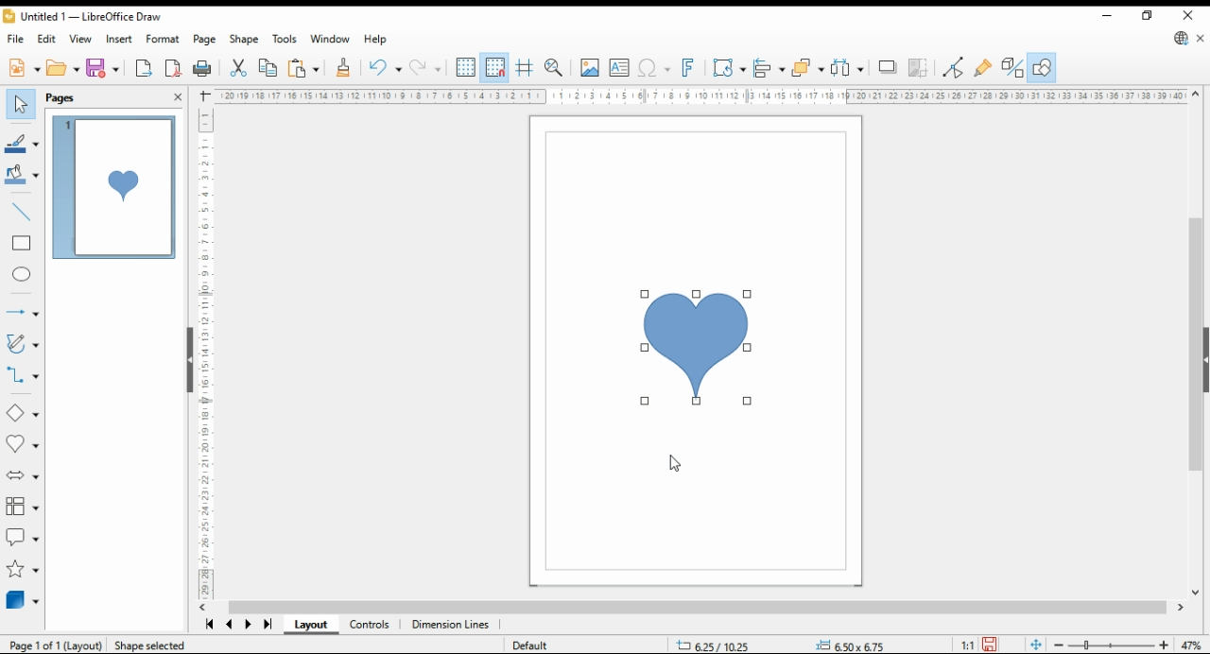 The image size is (1210, 654). I want to click on insert fontworks text, so click(690, 68).